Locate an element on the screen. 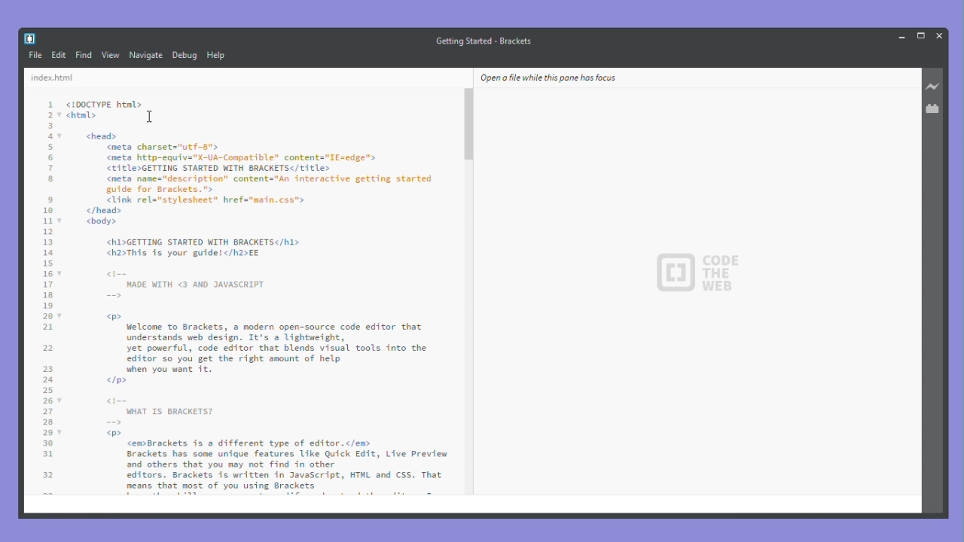 The image size is (964, 542). 17 is located at coordinates (47, 285).